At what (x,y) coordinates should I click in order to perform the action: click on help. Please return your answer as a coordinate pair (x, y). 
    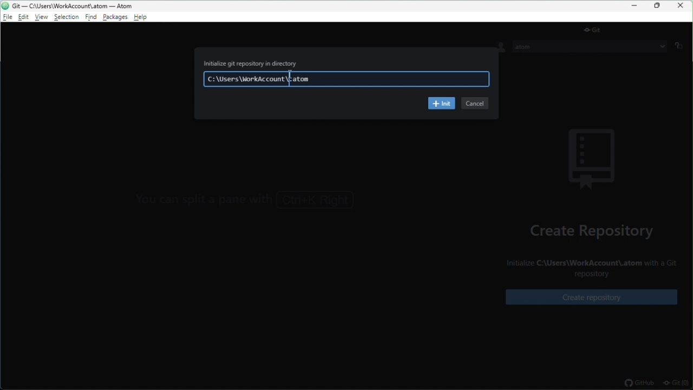
    Looking at the image, I should click on (141, 17).